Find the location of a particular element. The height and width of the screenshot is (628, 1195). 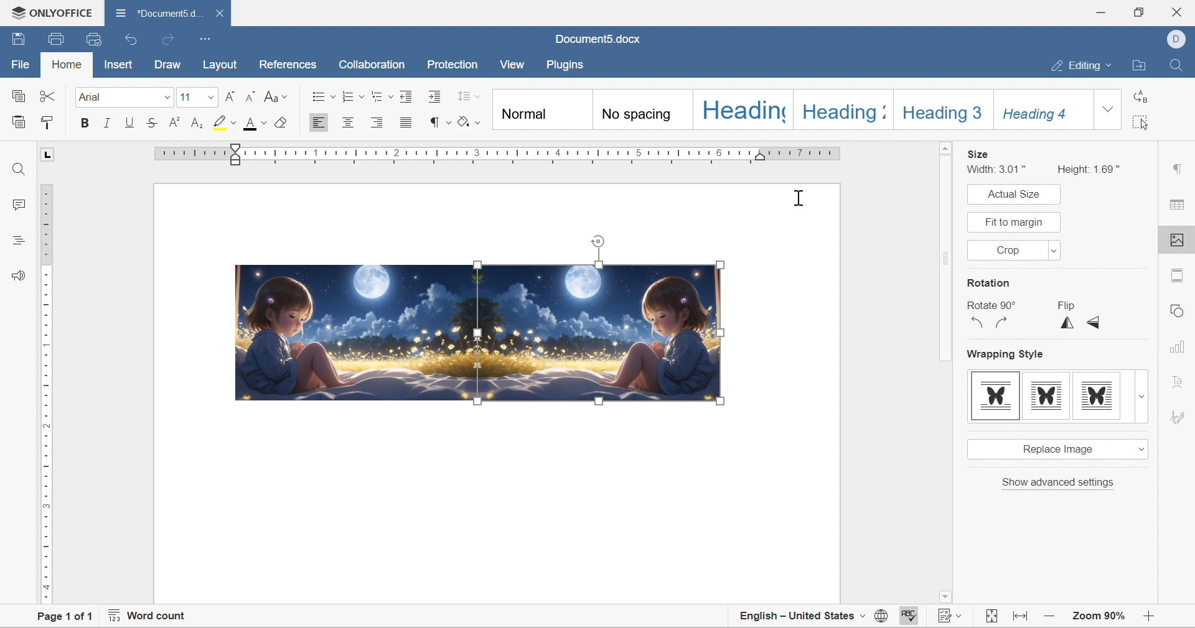

font is located at coordinates (93, 96).